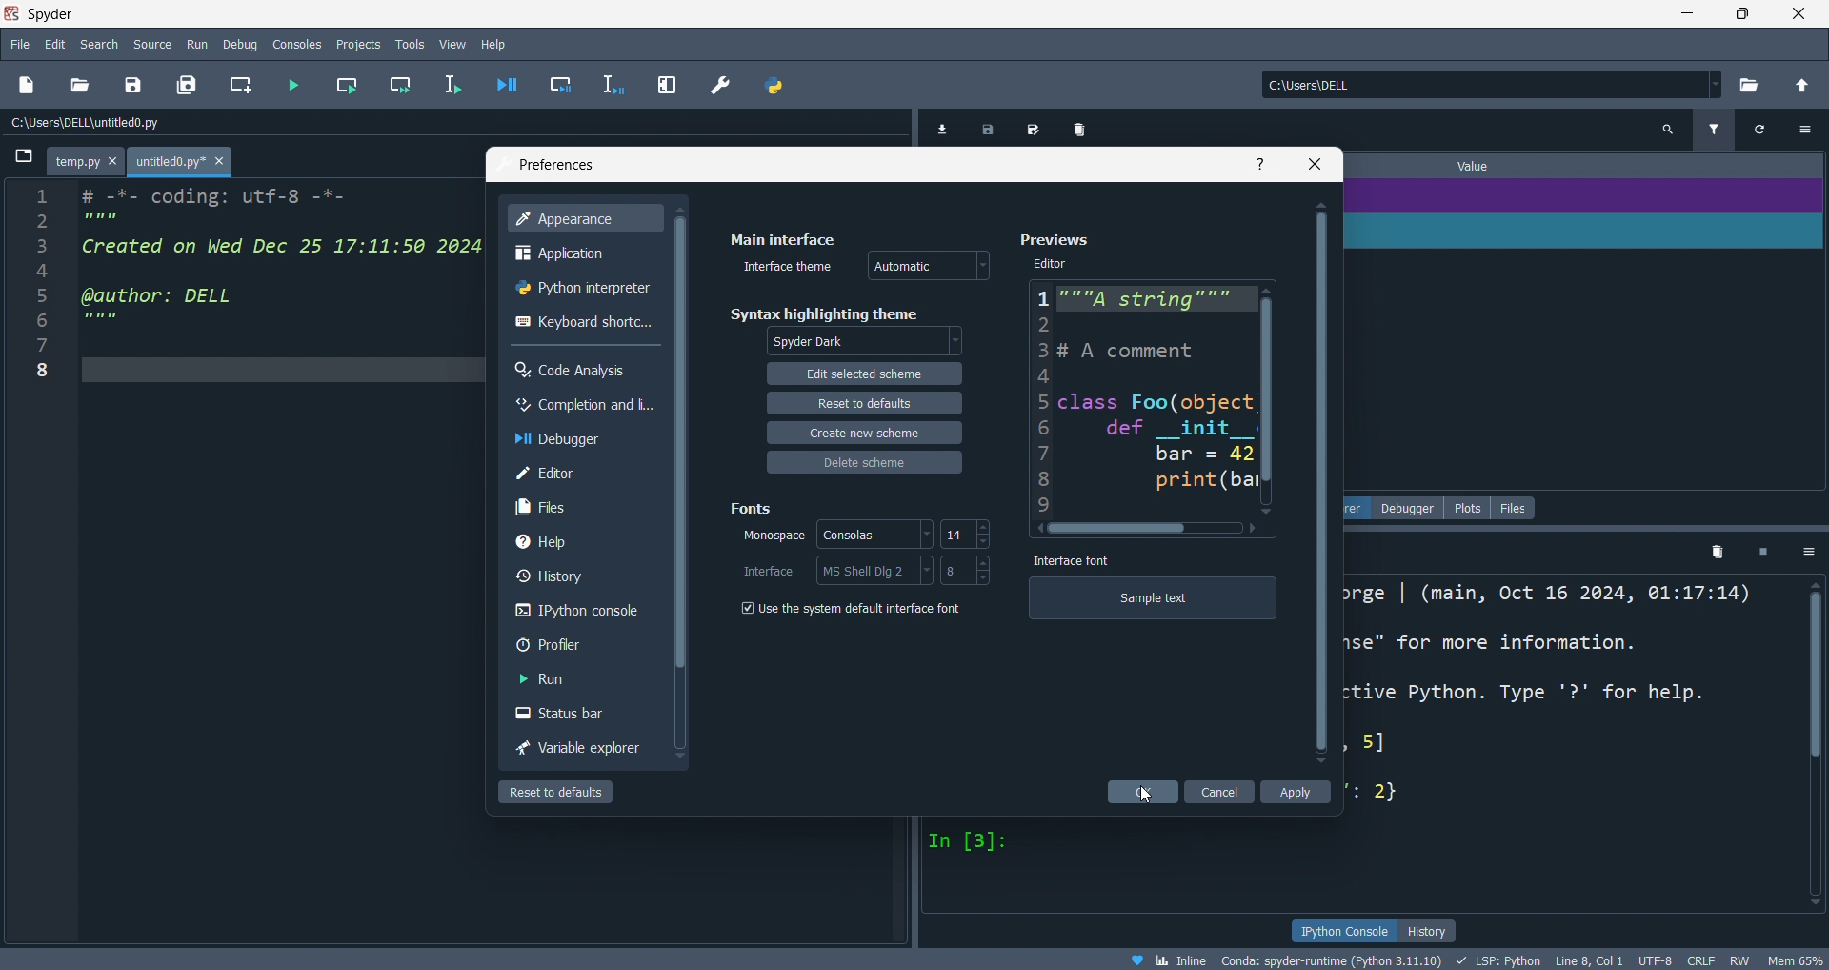 This screenshot has width=1829, height=970. I want to click on Main interface, so click(797, 236).